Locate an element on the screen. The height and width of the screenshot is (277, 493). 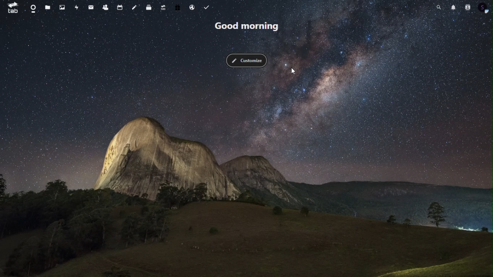
dashboard is located at coordinates (31, 7).